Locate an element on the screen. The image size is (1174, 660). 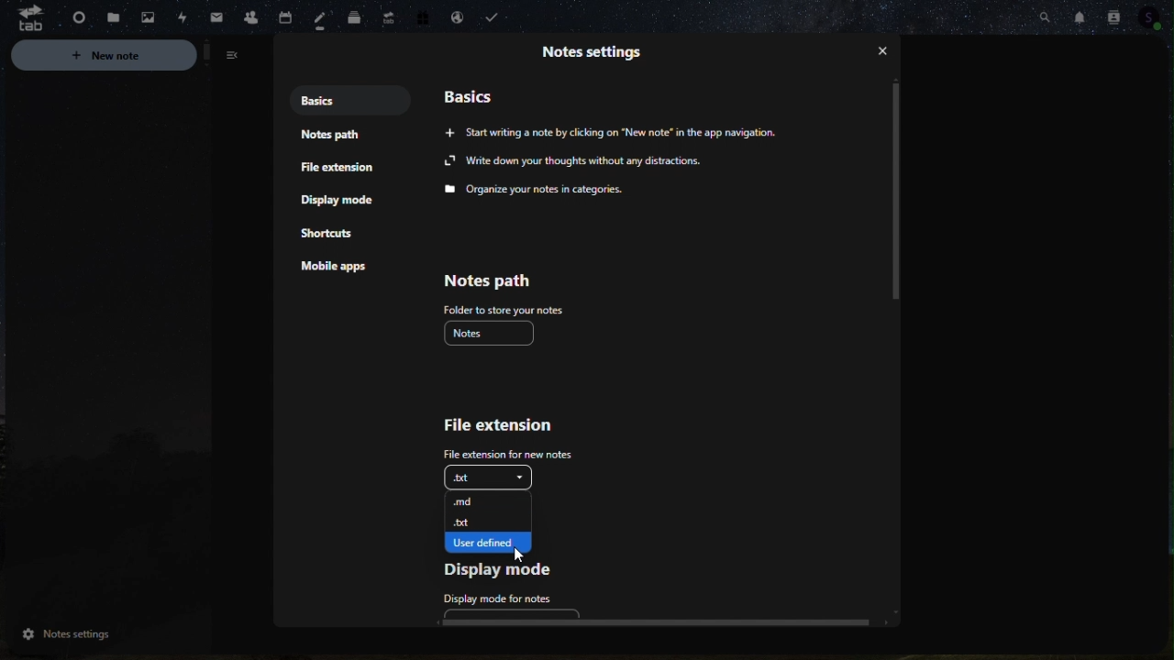
notes path is located at coordinates (327, 137).